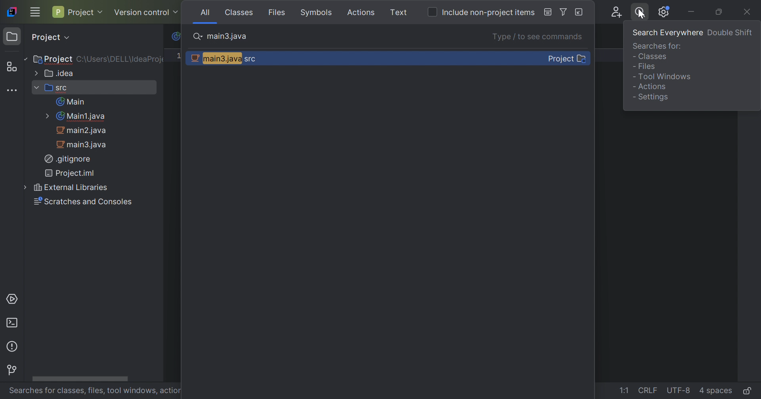 The height and width of the screenshot is (399, 761). Describe the element at coordinates (545, 13) in the screenshot. I see `Debug` at that location.